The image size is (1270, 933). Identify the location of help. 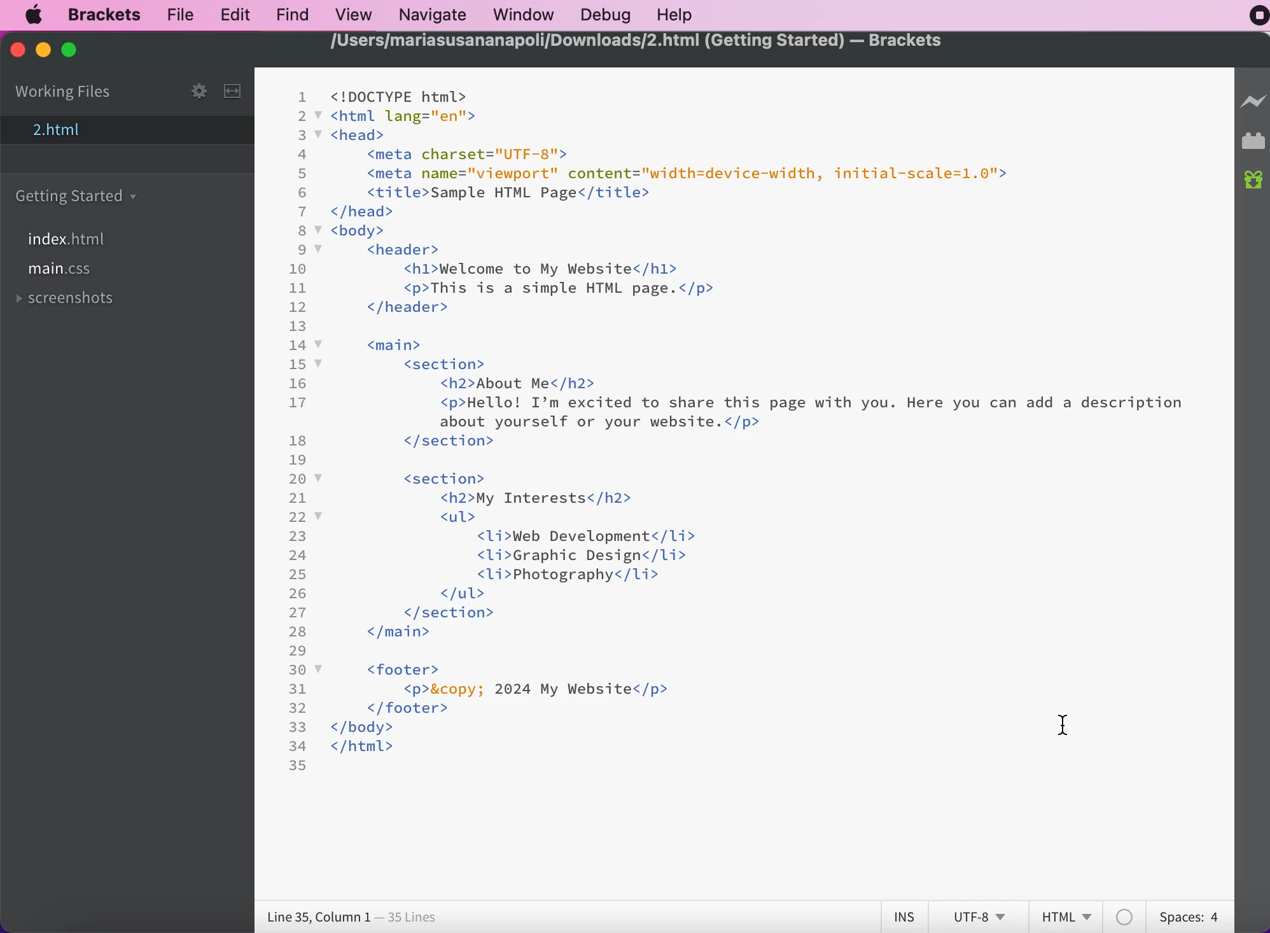
(692, 15).